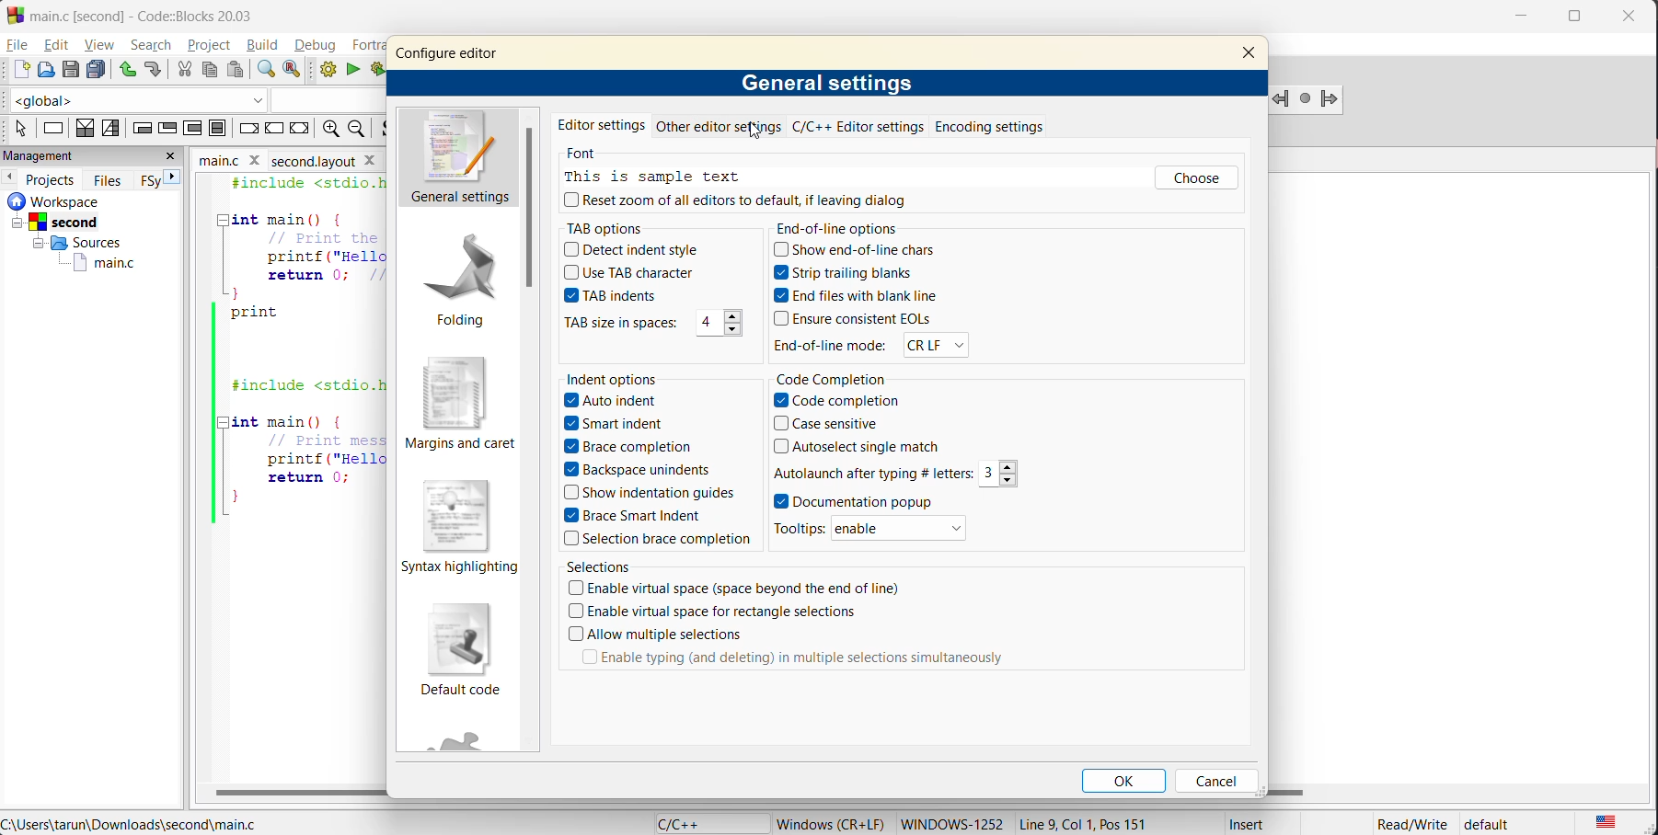  Describe the element at coordinates (1247, 823) in the screenshot. I see `Insert` at that location.